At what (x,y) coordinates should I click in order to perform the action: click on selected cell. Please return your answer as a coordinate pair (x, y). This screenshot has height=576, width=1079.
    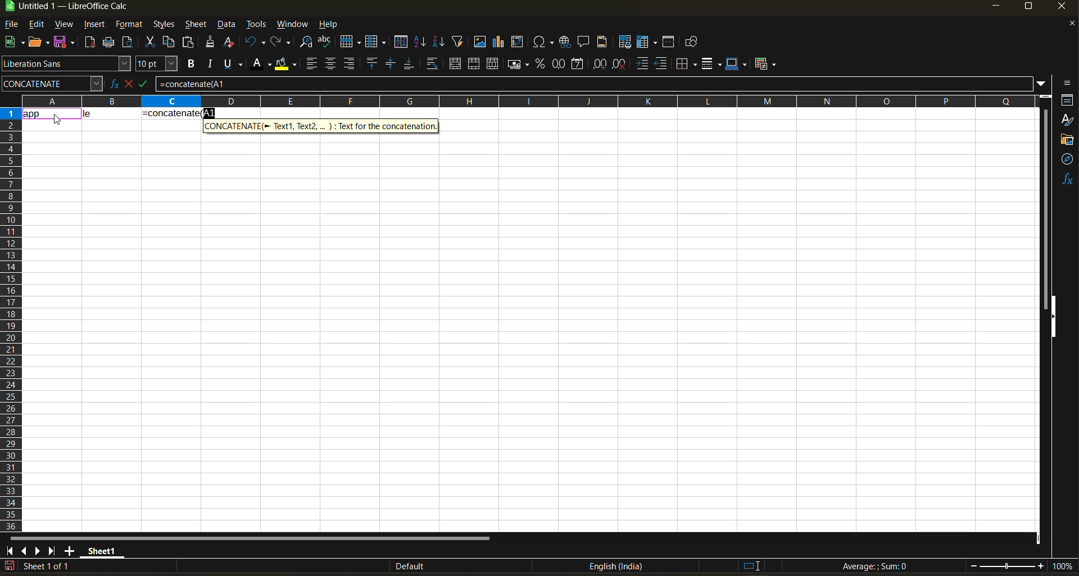
    Looking at the image, I should click on (51, 112).